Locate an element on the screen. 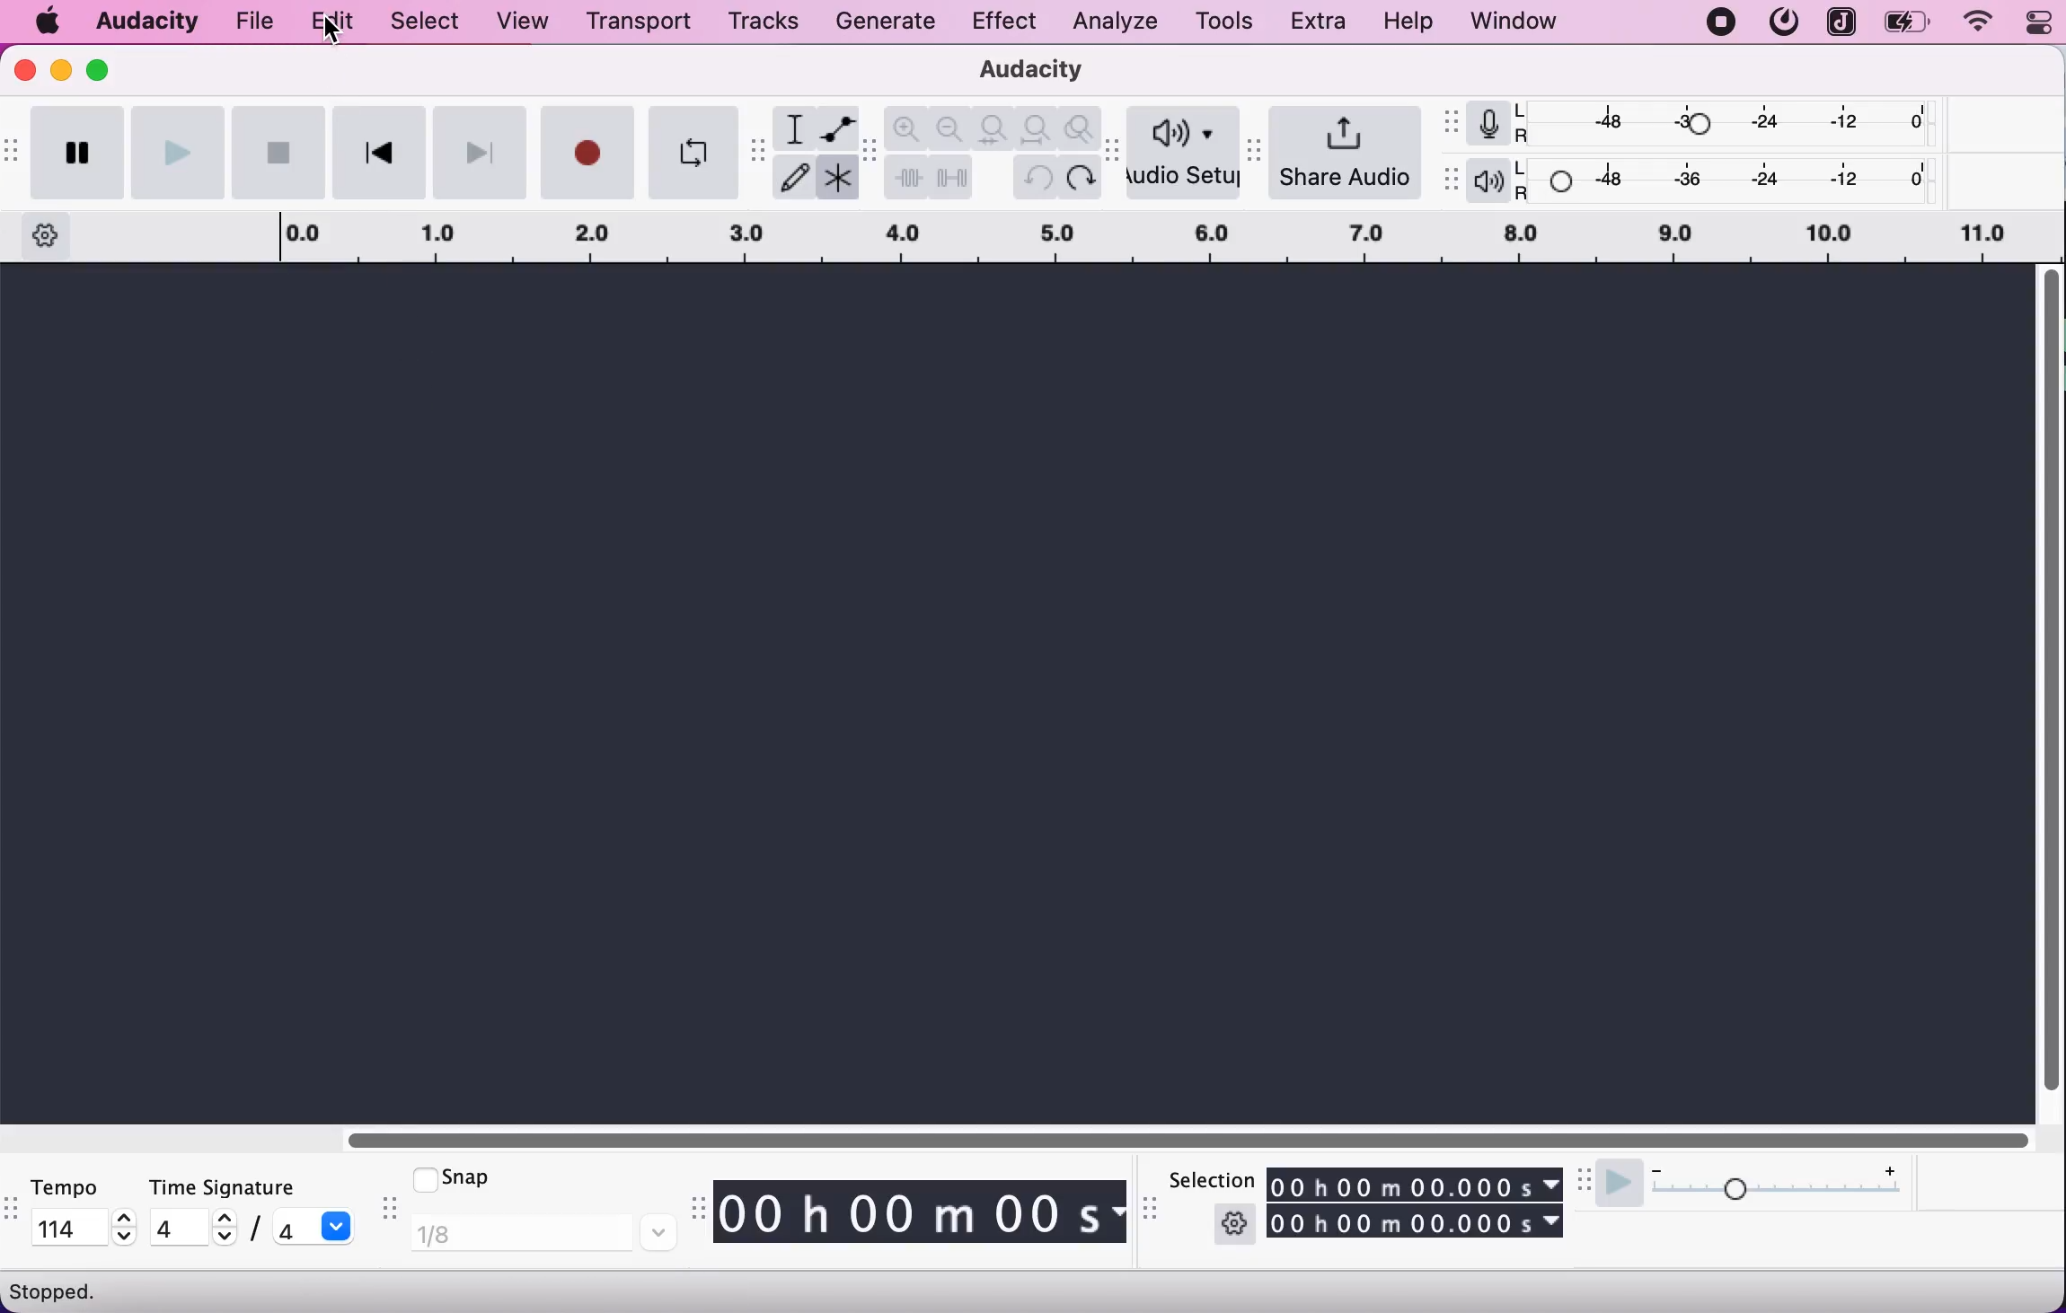  4 is located at coordinates (290, 1229).